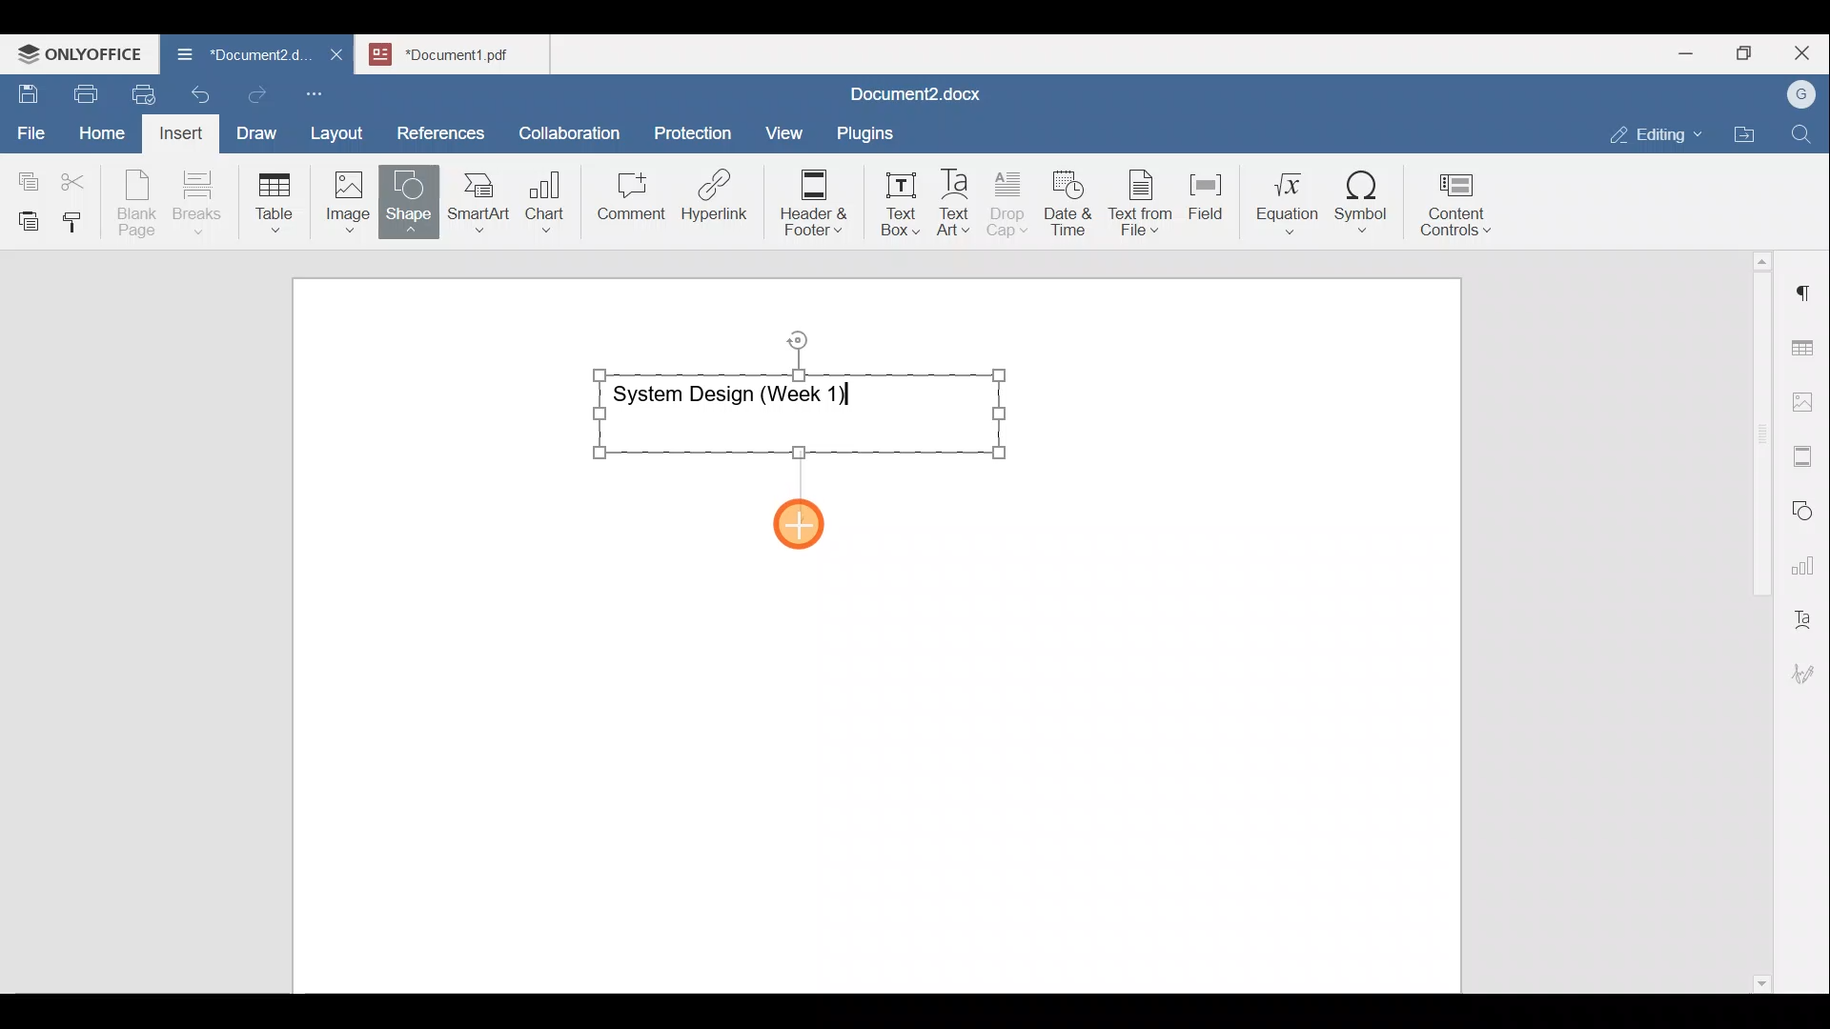  Describe the element at coordinates (955, 203) in the screenshot. I see `Text Art` at that location.